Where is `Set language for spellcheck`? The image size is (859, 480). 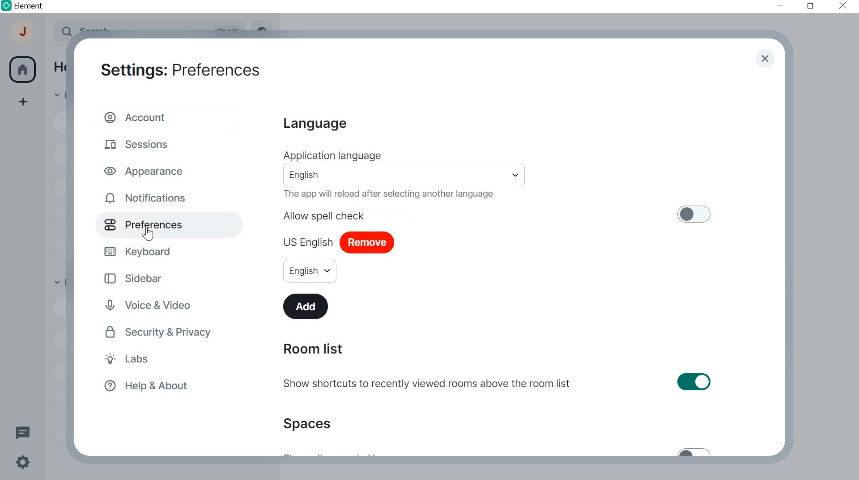 Set language for spellcheck is located at coordinates (310, 270).